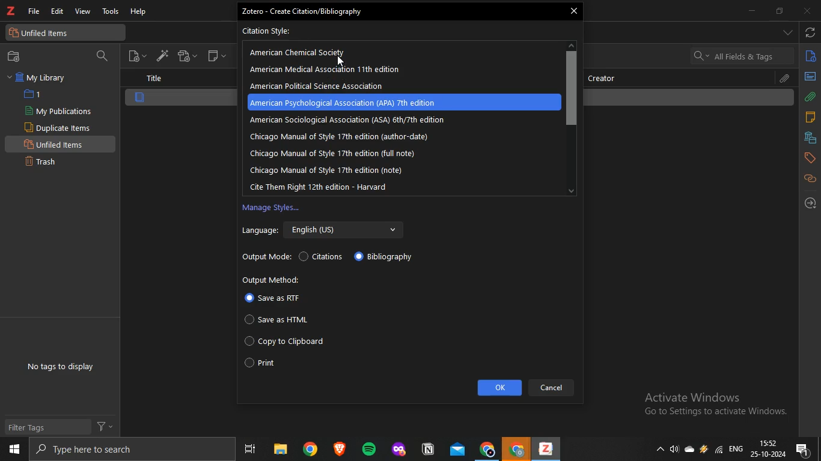 The image size is (821, 461). What do you see at coordinates (188, 56) in the screenshot?
I see `add attachment` at bounding box center [188, 56].